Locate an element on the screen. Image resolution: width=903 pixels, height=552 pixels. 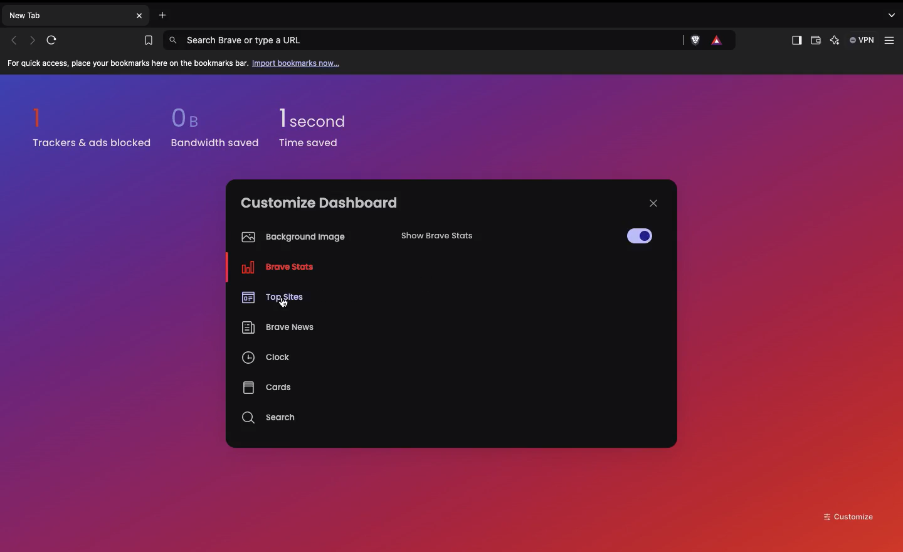
Next page is located at coordinates (34, 40).